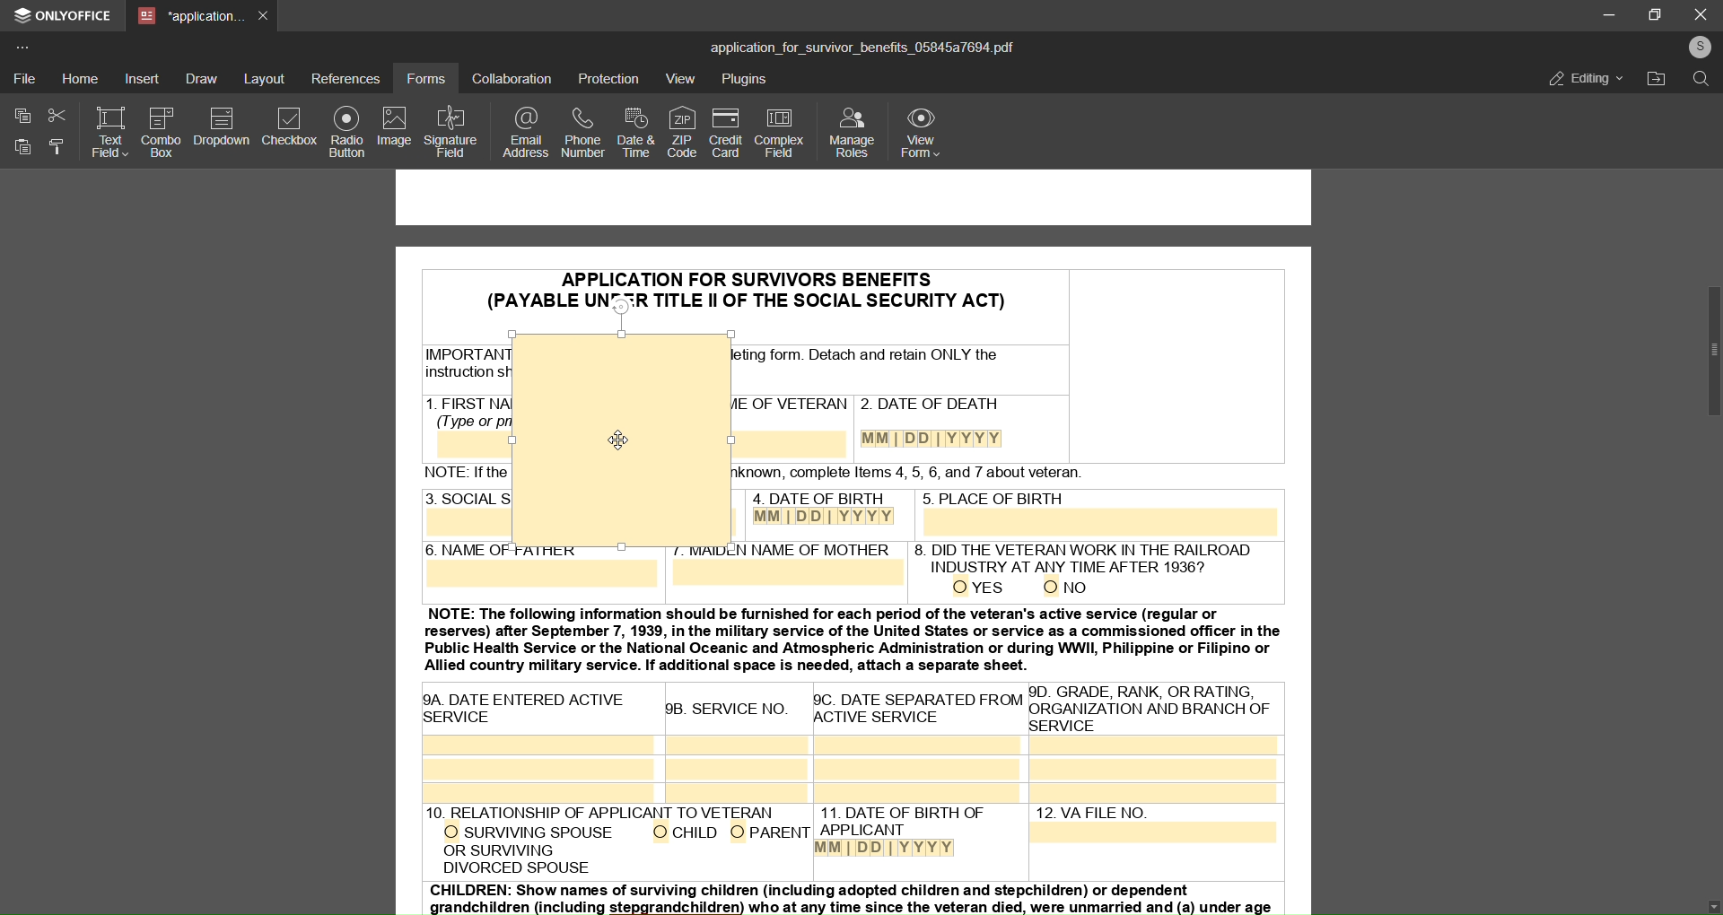 This screenshot has height=915, width=1723. What do you see at coordinates (1657, 80) in the screenshot?
I see `open file` at bounding box center [1657, 80].